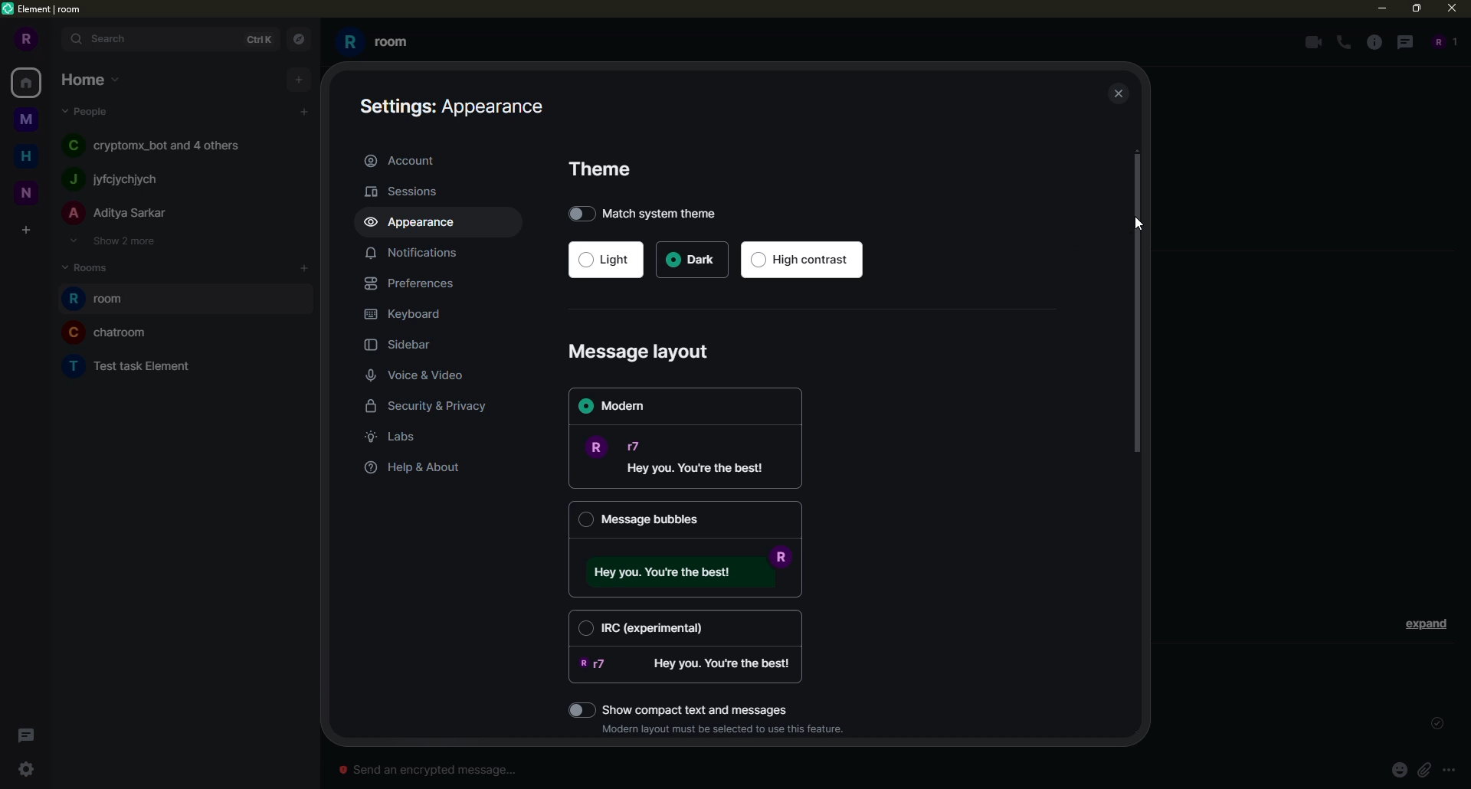 The height and width of the screenshot is (789, 1471). What do you see at coordinates (427, 770) in the screenshot?
I see ` Send an encrypted message...` at bounding box center [427, 770].